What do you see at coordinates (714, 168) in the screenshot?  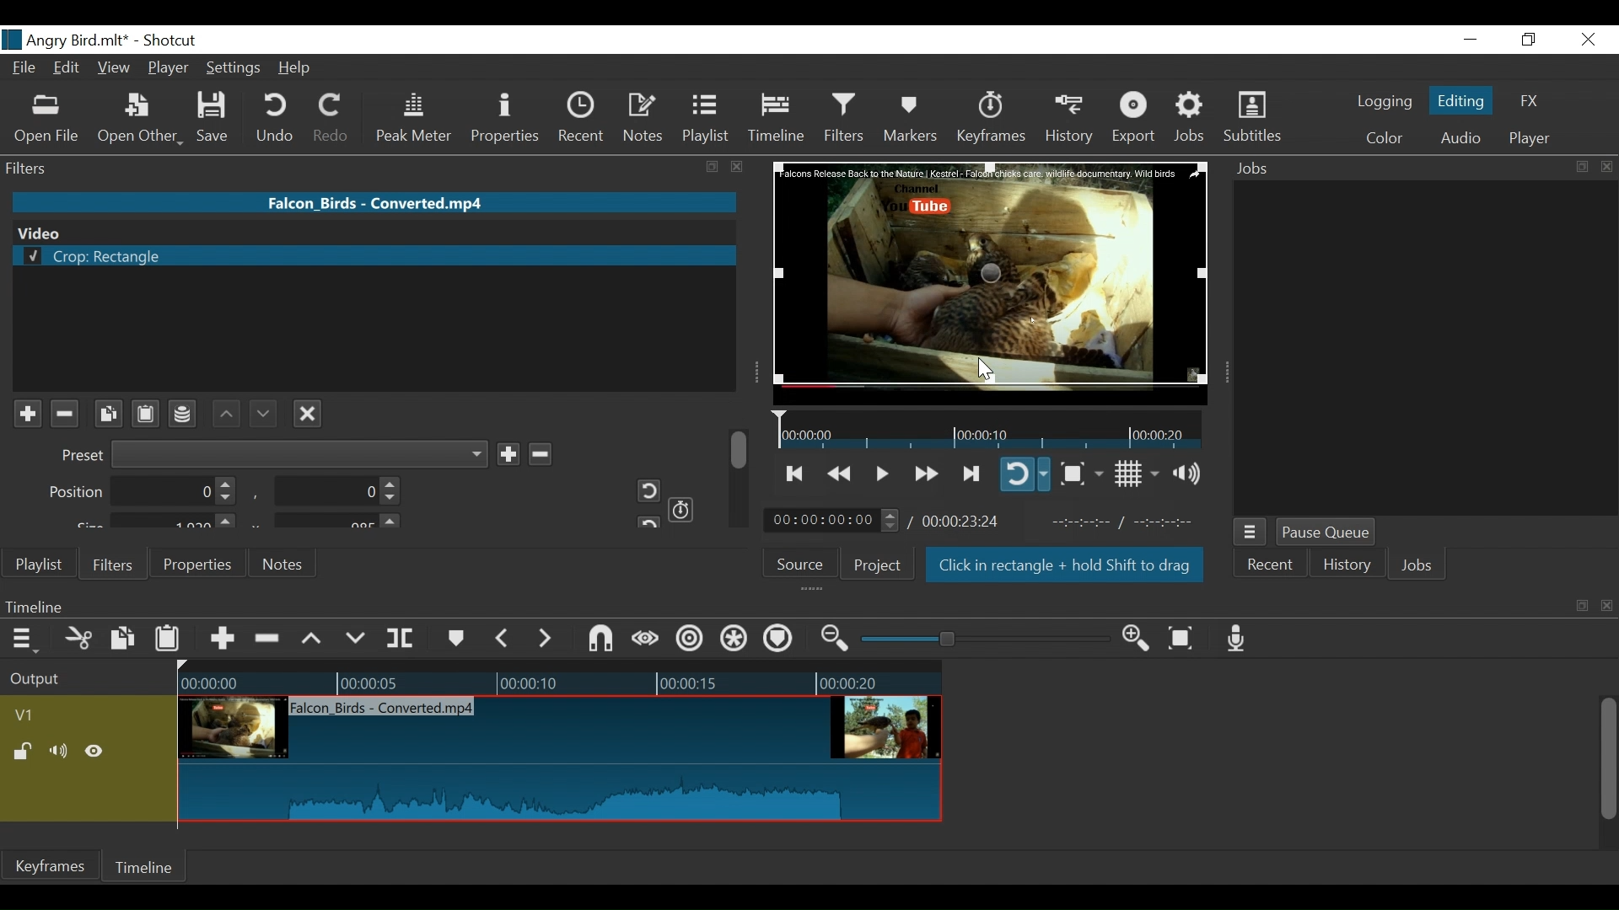 I see `copy` at bounding box center [714, 168].